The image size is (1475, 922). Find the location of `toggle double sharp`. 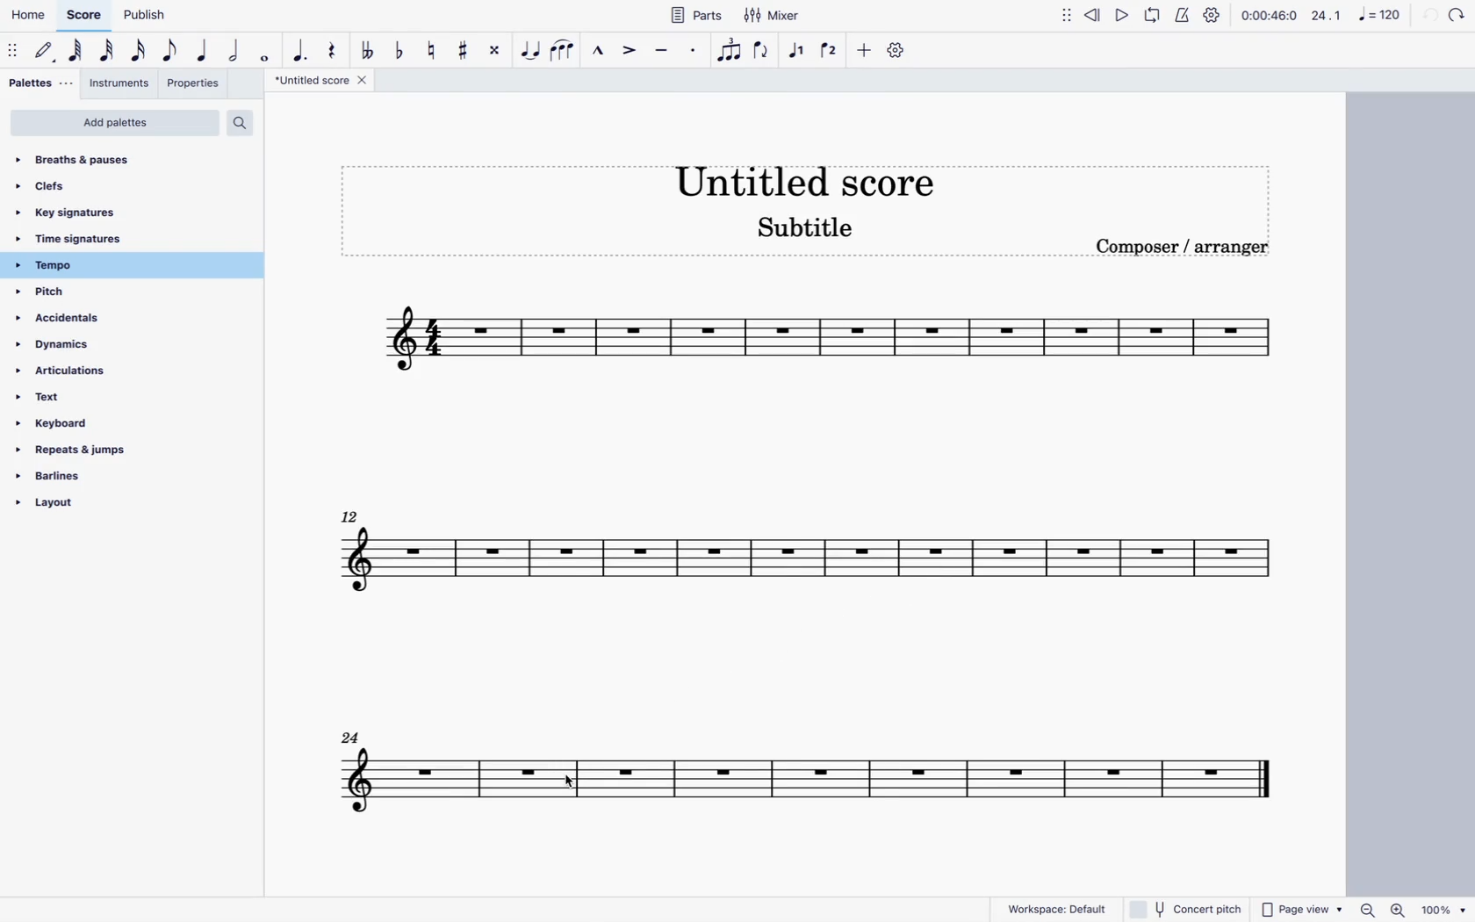

toggle double sharp is located at coordinates (493, 49).